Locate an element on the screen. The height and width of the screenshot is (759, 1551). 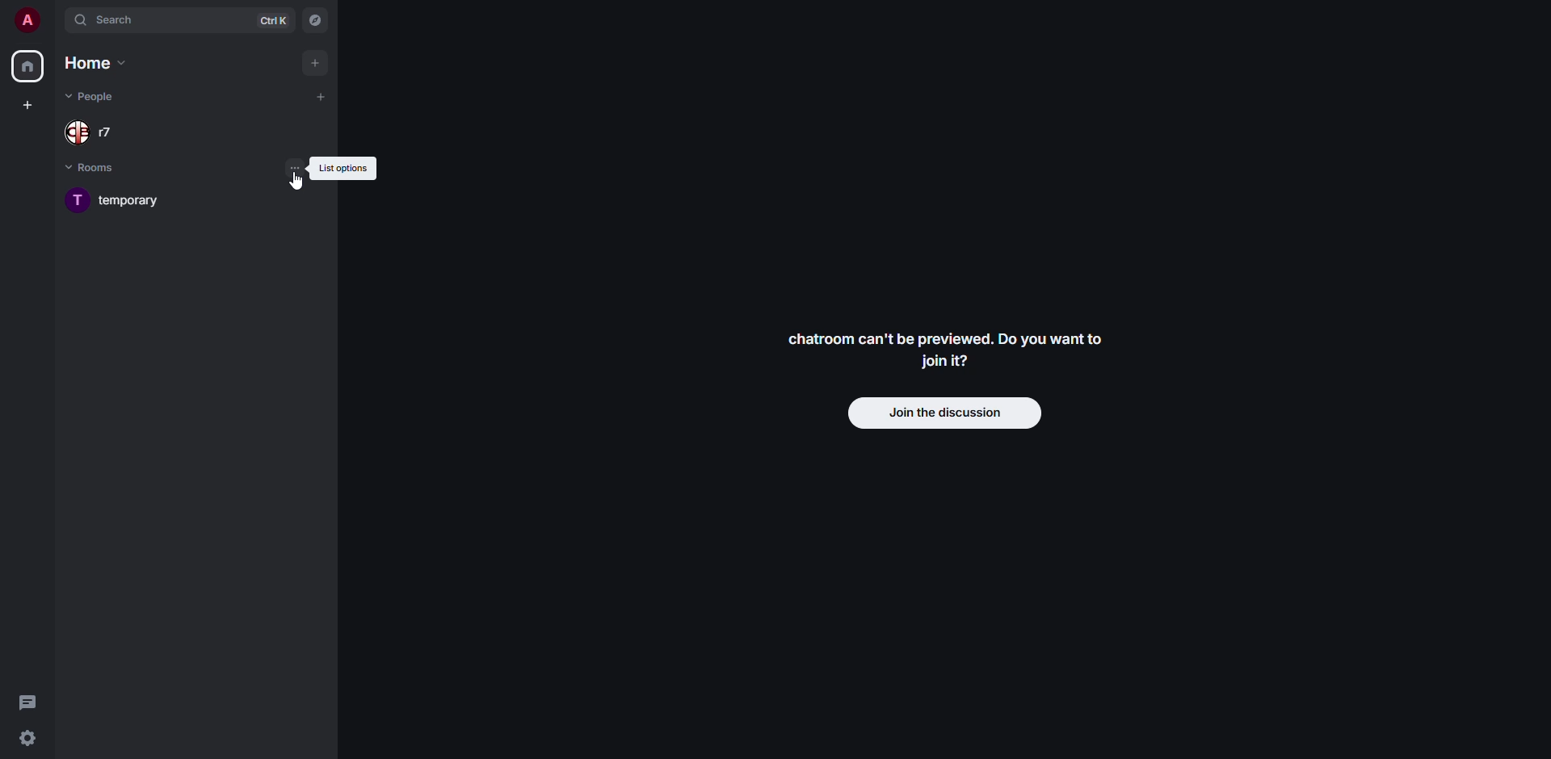
room is located at coordinates (121, 199).